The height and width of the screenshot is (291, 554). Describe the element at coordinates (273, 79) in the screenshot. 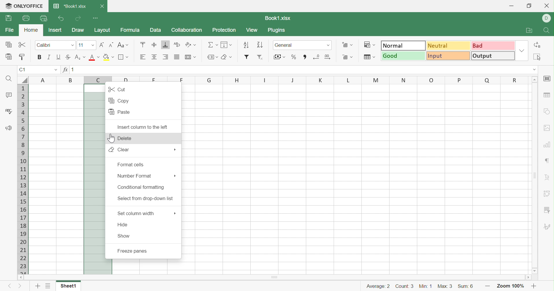

I see `Column Names` at that location.